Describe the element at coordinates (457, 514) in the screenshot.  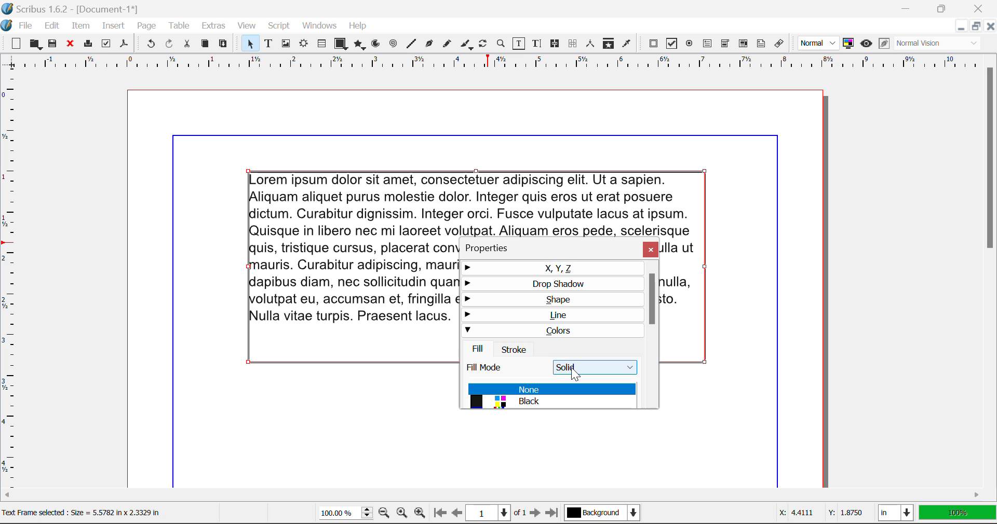
I see `Previous Page` at that location.